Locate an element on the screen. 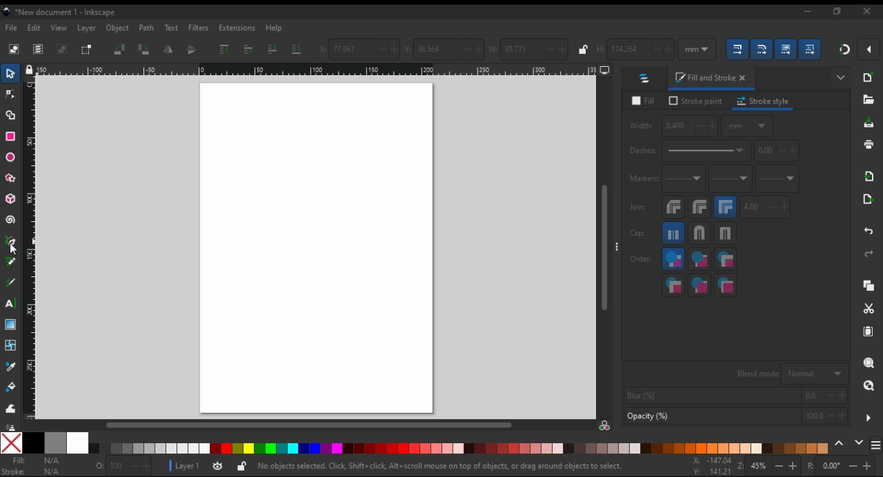  raise to top is located at coordinates (226, 50).